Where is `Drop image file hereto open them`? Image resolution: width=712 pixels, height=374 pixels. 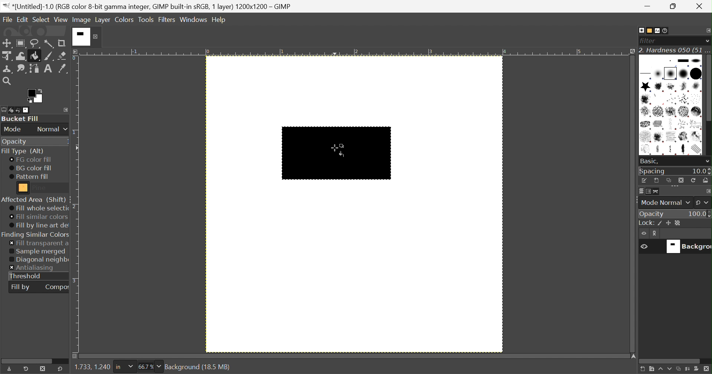
Drop image file hereto open them is located at coordinates (33, 31).